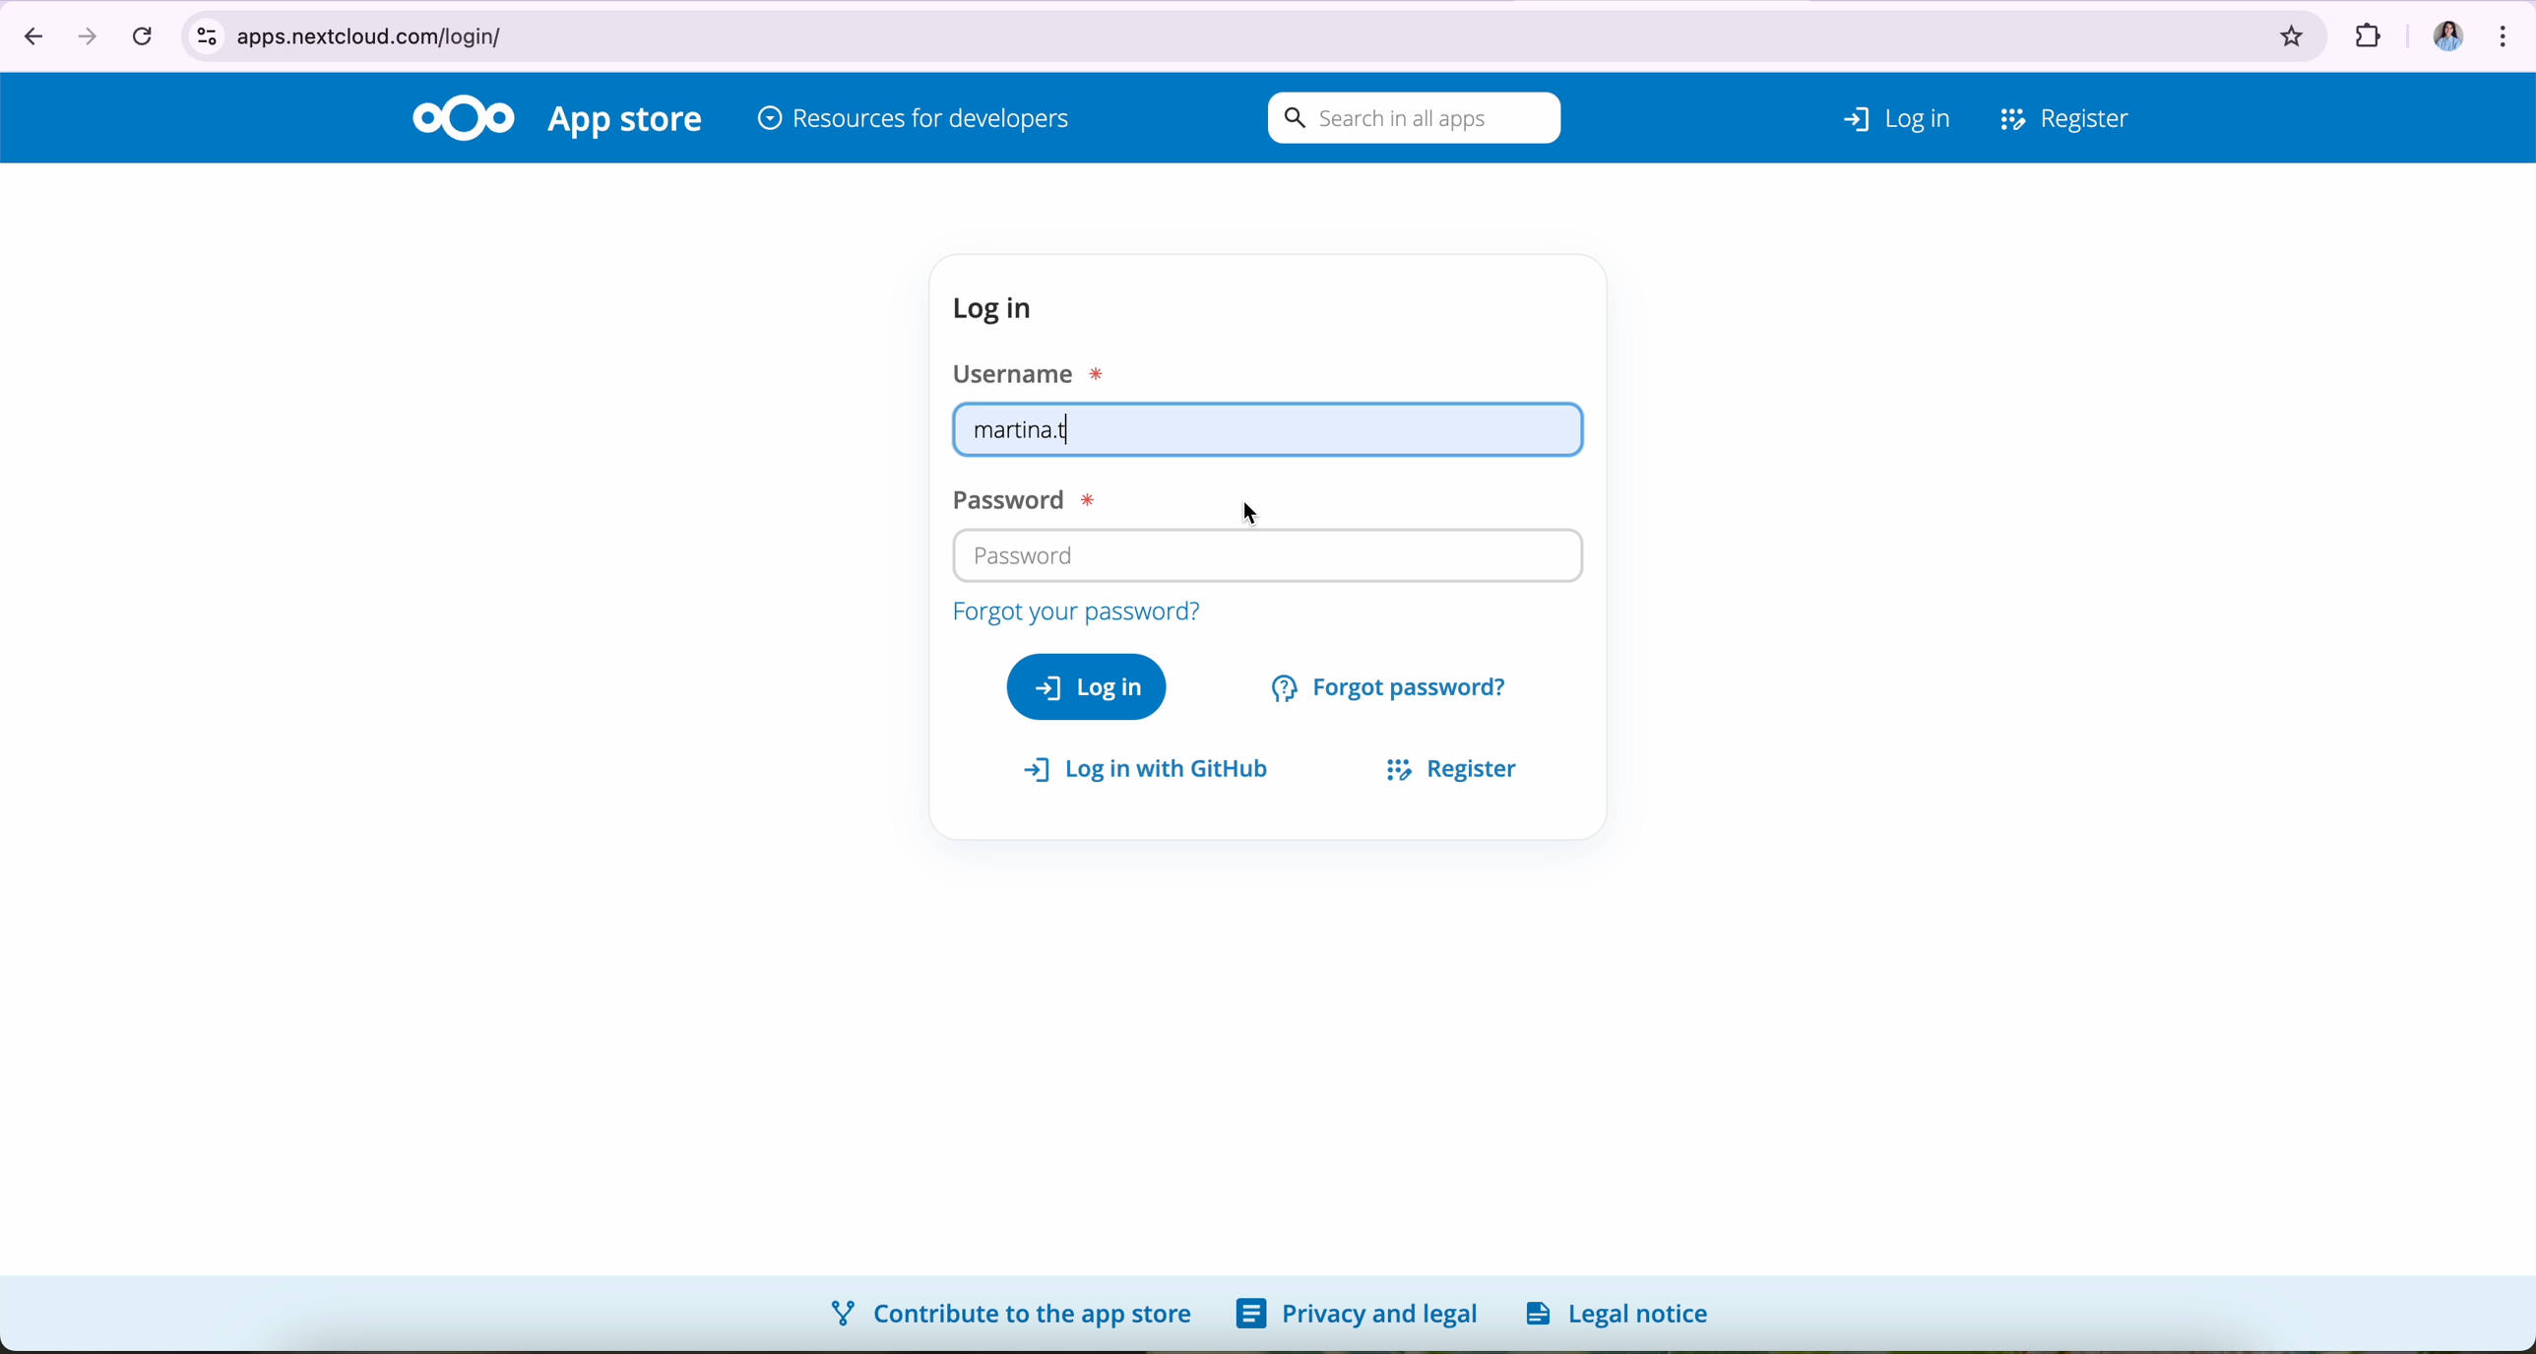  I want to click on contribute to the app store, so click(1008, 1312).